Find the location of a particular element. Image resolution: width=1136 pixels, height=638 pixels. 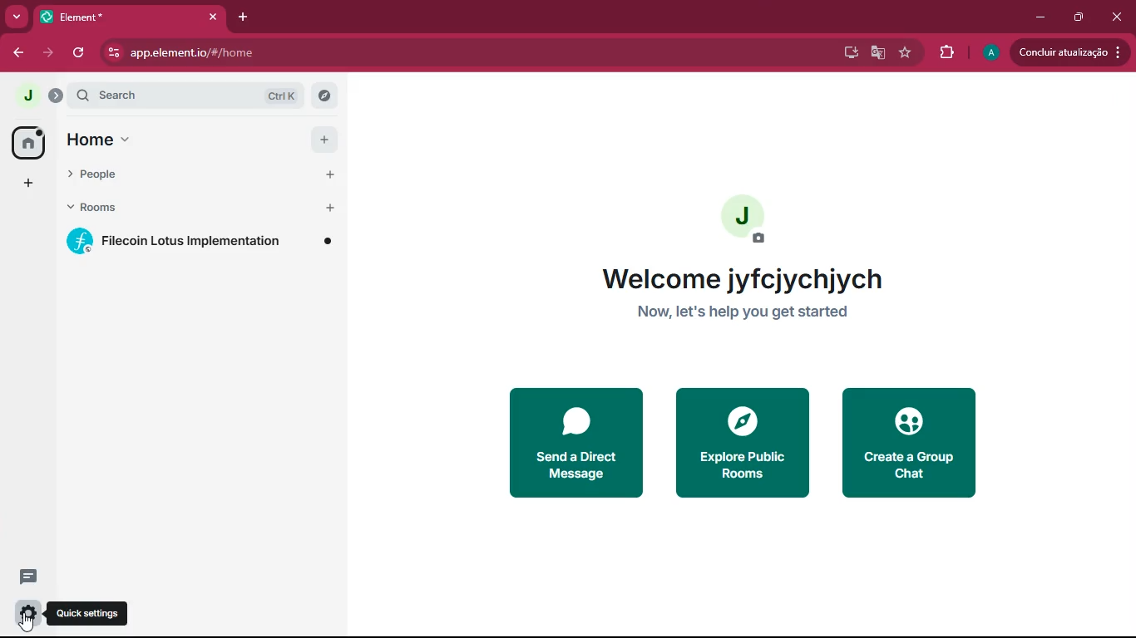

more is located at coordinates (16, 17).